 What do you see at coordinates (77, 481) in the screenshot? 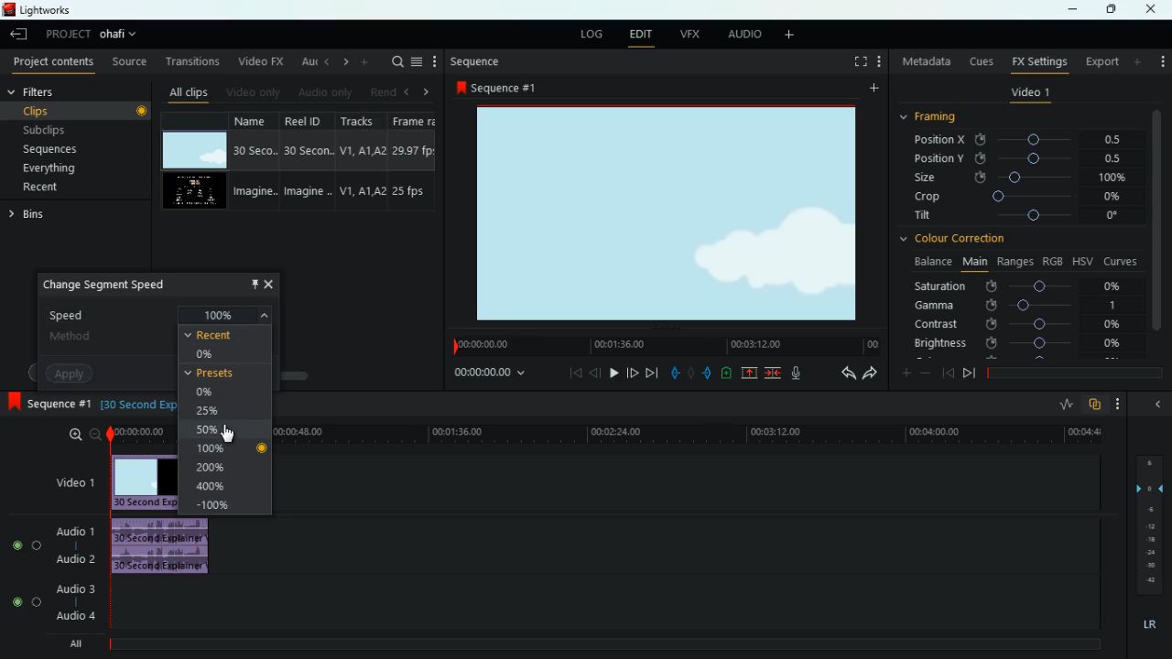
I see `video 1` at bounding box center [77, 481].